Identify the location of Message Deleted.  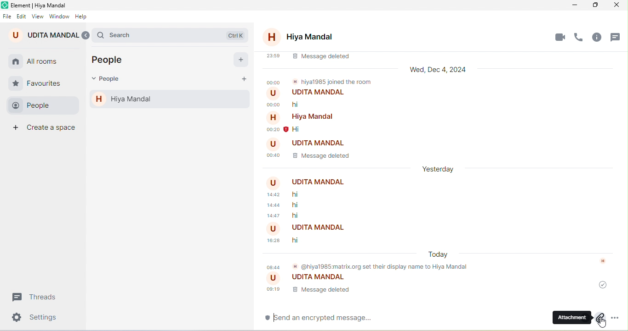
(320, 156).